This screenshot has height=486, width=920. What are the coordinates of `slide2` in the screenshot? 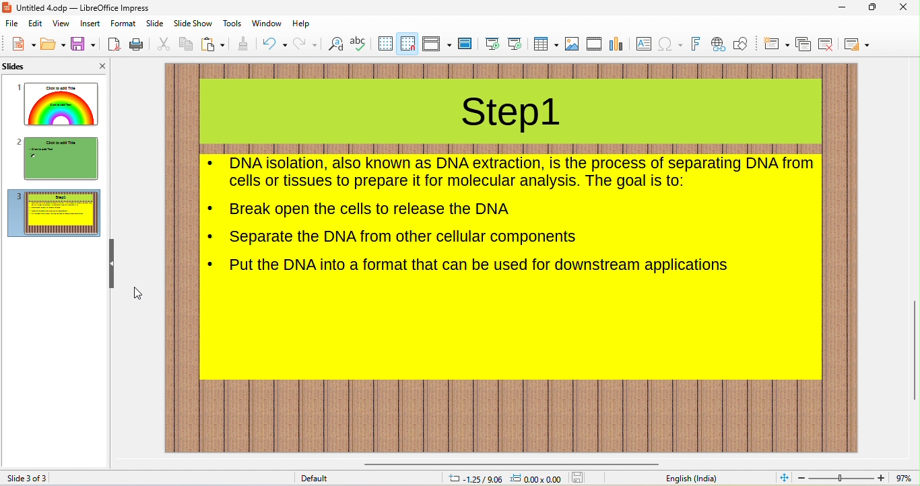 It's located at (58, 159).